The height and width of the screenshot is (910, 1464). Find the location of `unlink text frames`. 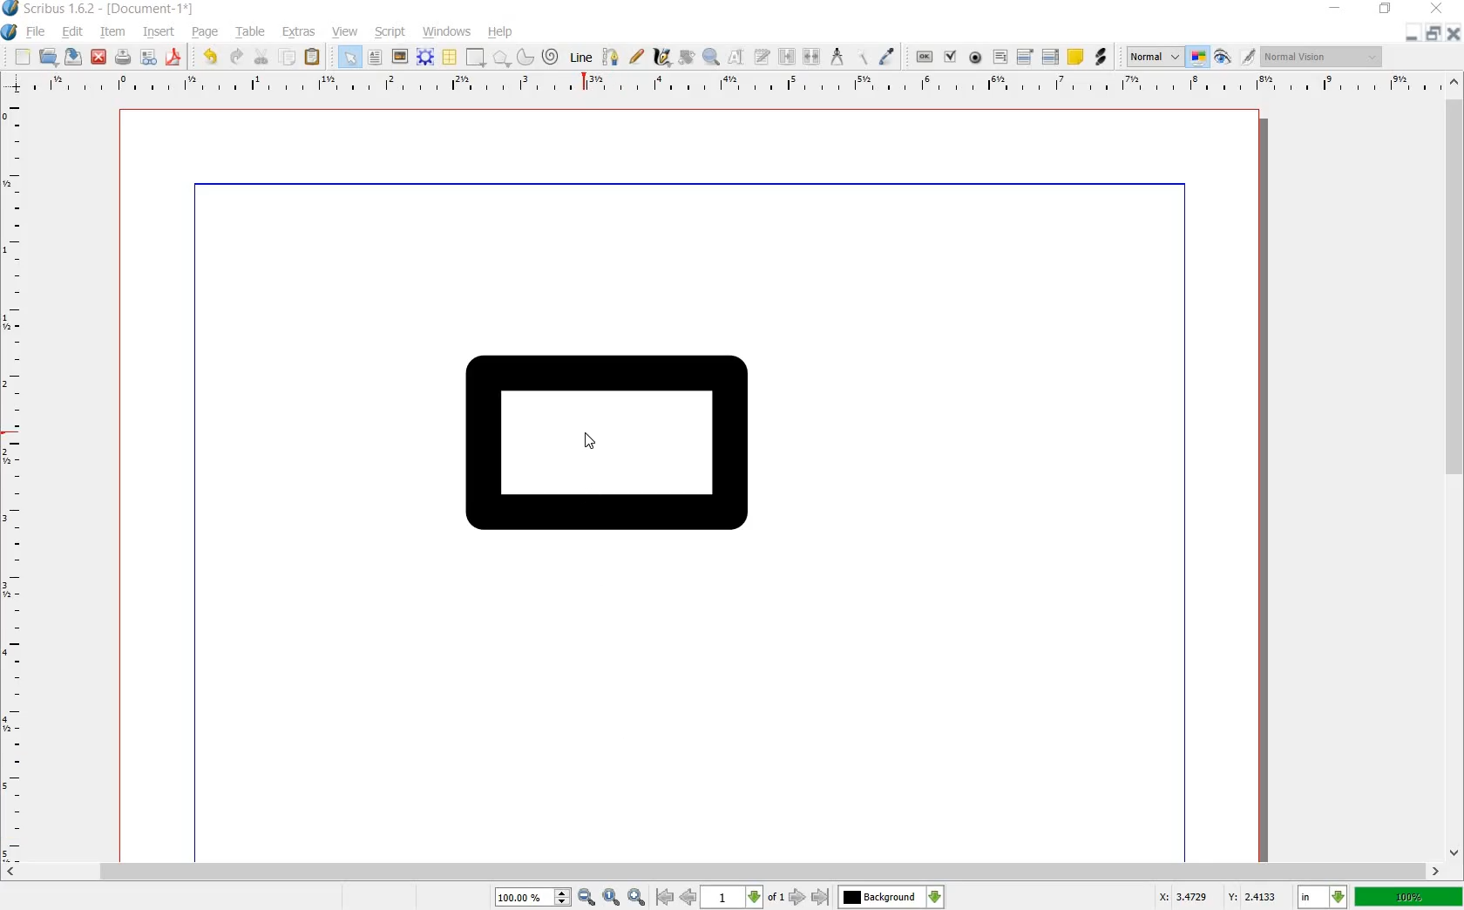

unlink text frames is located at coordinates (813, 55).